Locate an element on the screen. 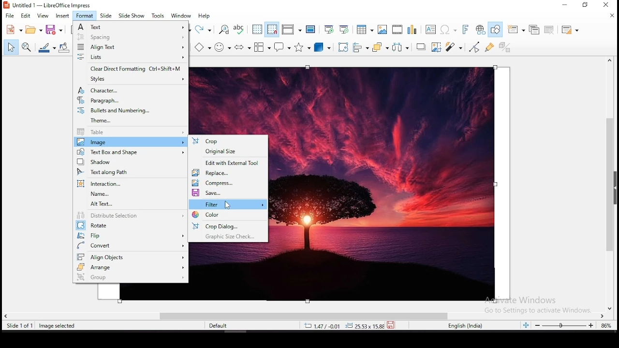  slide is located at coordinates (106, 15).